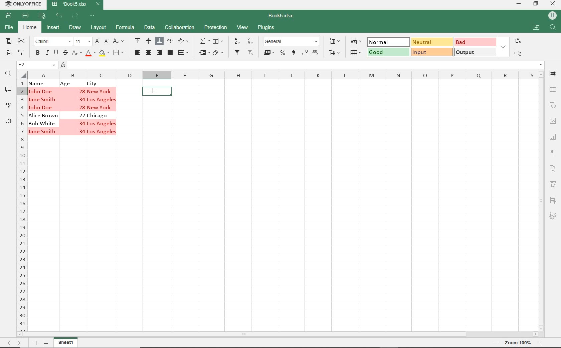 This screenshot has width=561, height=348. I want to click on IMAGE, so click(553, 120).